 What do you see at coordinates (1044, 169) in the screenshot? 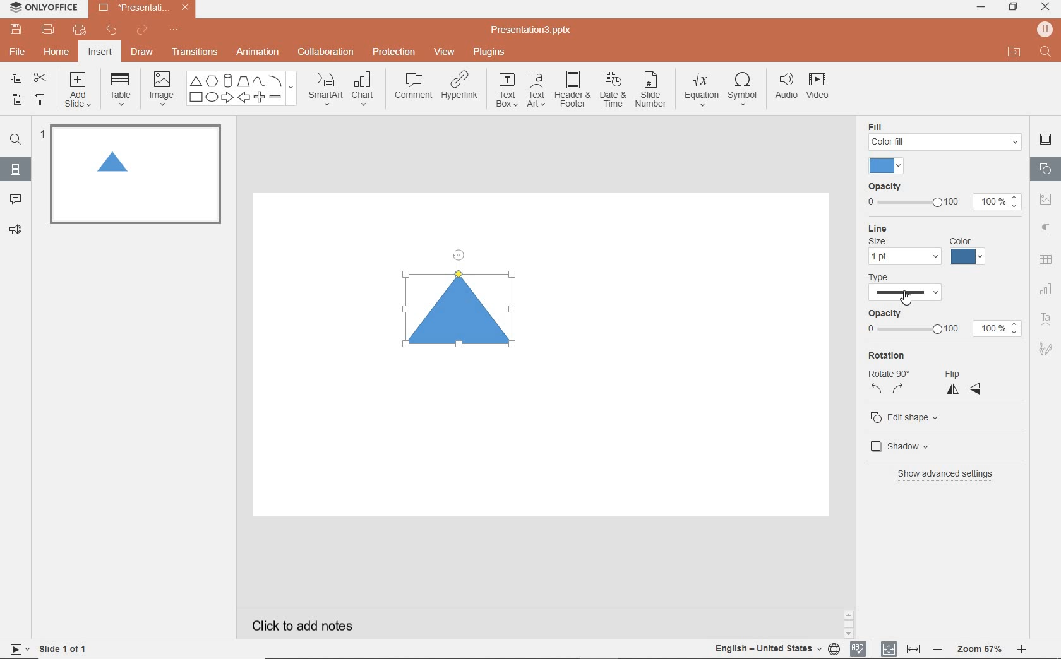
I see `SHAPE SETTINGS` at bounding box center [1044, 169].